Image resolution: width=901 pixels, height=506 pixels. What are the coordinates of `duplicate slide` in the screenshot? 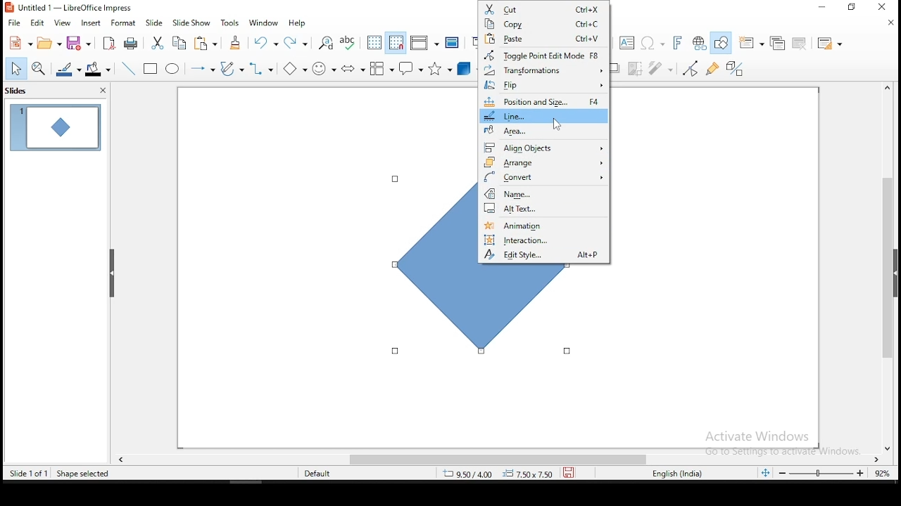 It's located at (774, 44).